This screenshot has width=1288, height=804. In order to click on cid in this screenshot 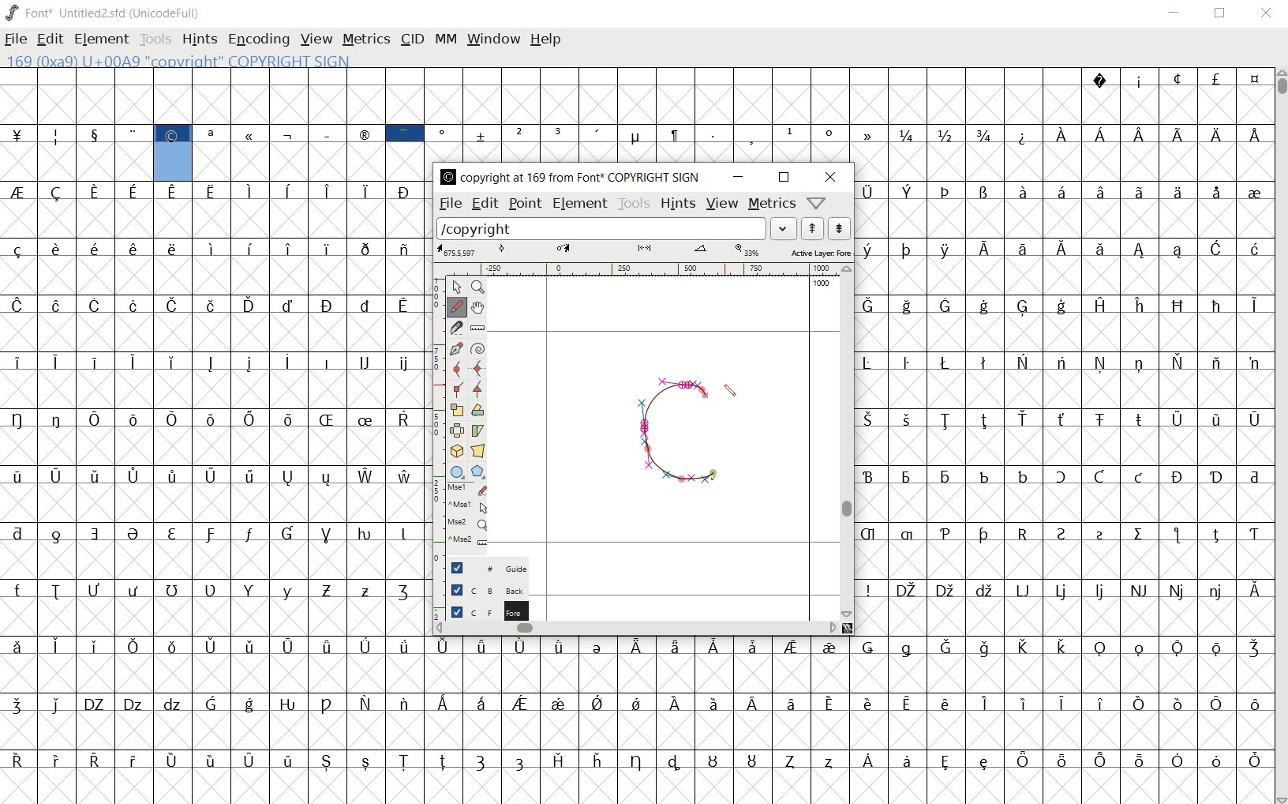, I will do `click(411, 40)`.